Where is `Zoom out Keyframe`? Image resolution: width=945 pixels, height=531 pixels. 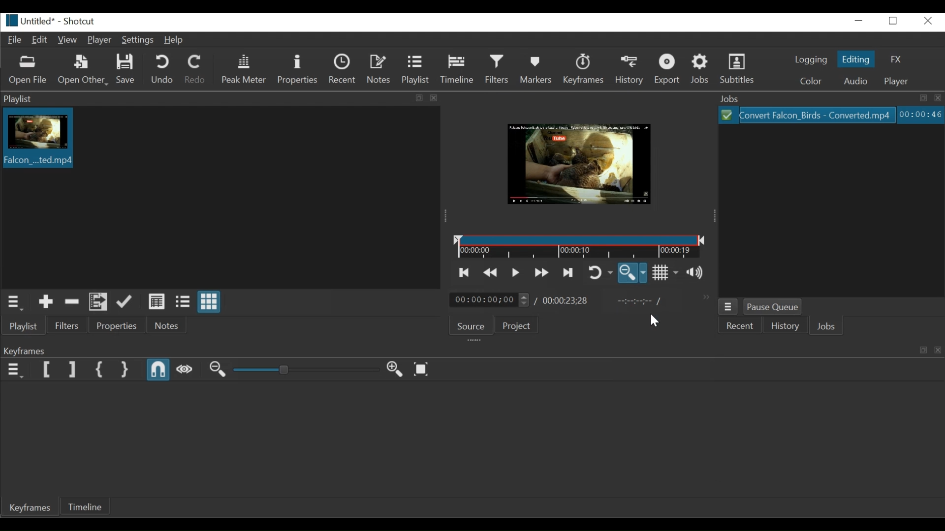
Zoom out Keyframe is located at coordinates (394, 370).